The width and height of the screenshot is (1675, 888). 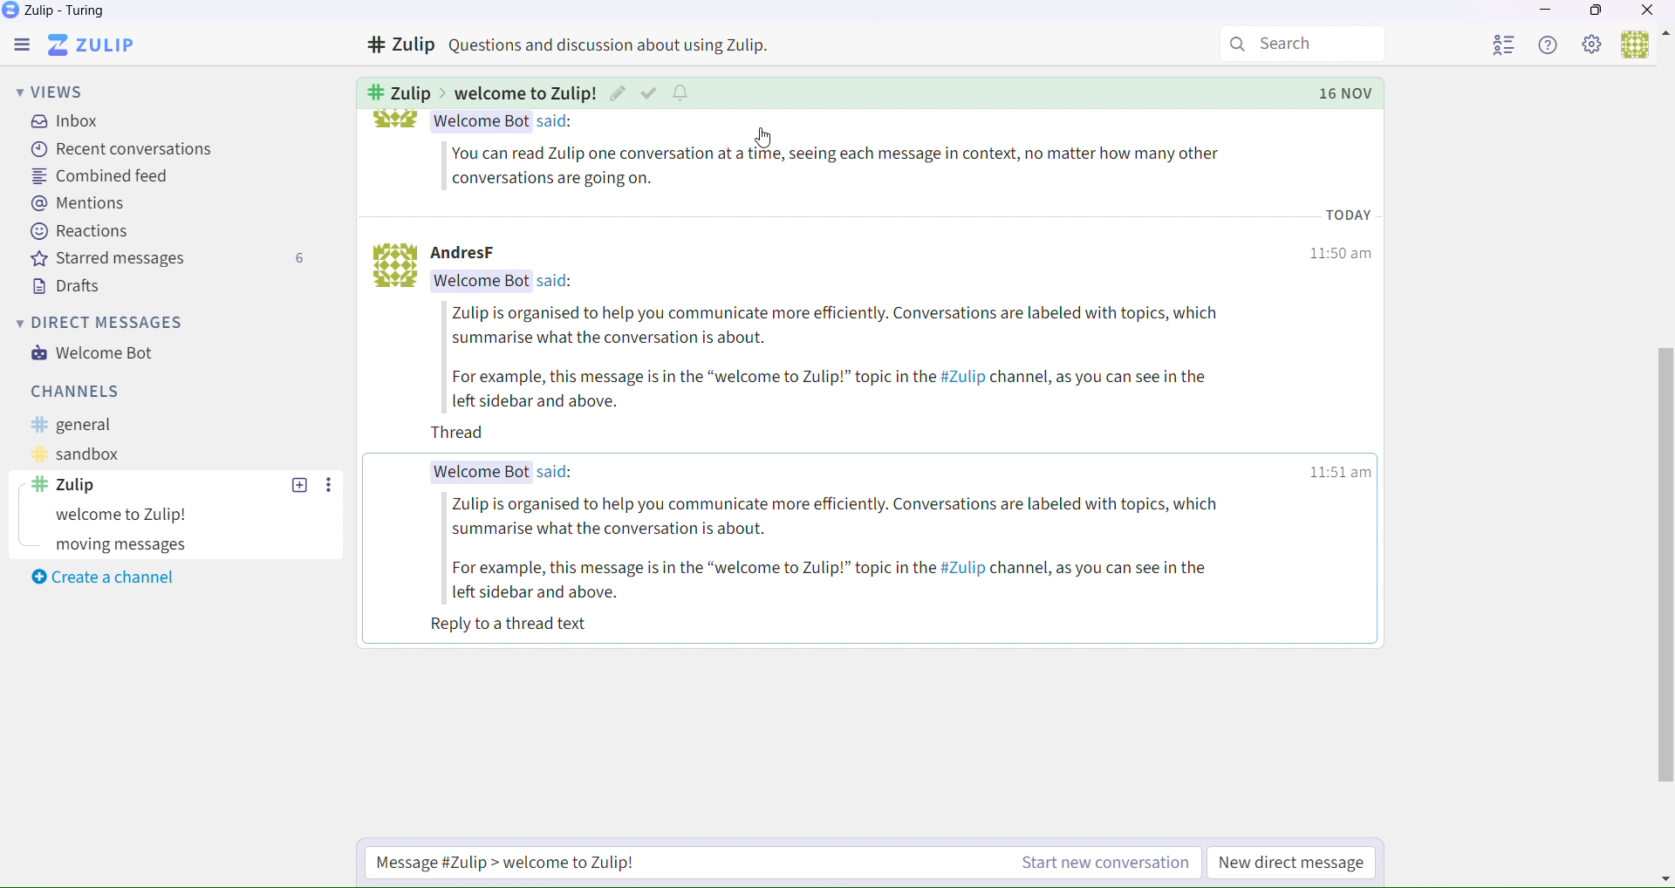 What do you see at coordinates (776, 140) in the screenshot?
I see `Cursor` at bounding box center [776, 140].